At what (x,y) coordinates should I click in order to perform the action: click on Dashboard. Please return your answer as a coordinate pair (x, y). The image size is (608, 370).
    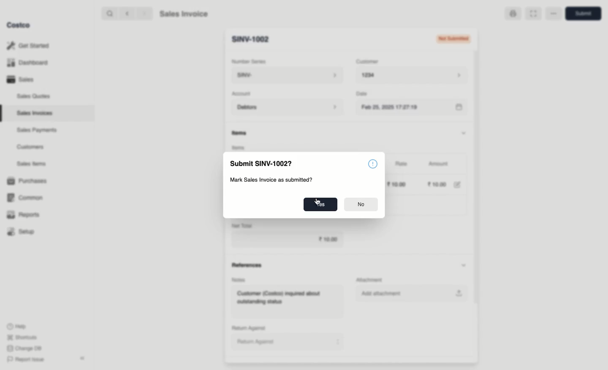
    Looking at the image, I should click on (30, 62).